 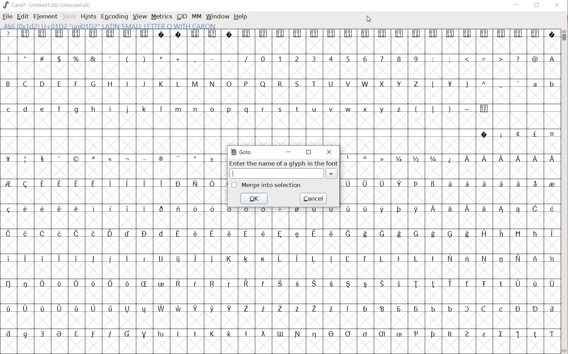 What do you see at coordinates (48, 5) in the screenshot?
I see `caret* untitled1.sfd (unicodefull)` at bounding box center [48, 5].